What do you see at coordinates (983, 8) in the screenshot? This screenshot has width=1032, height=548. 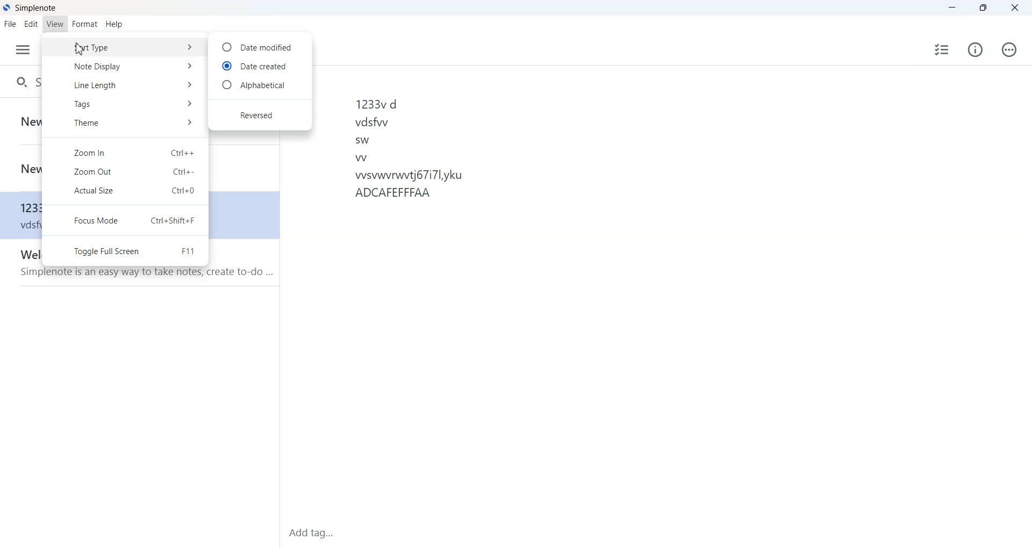 I see `Maximize` at bounding box center [983, 8].